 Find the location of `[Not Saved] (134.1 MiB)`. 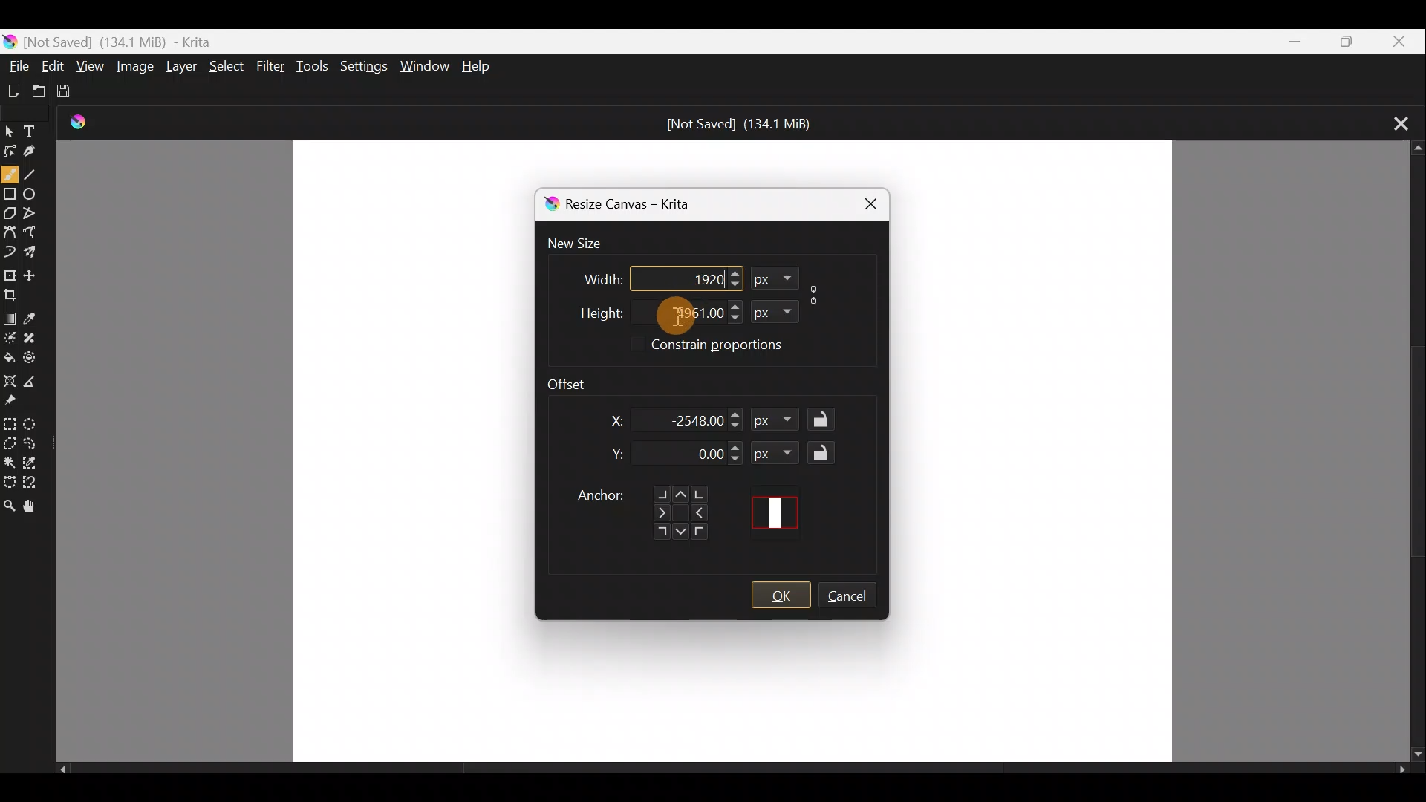

[Not Saved] (134.1 MiB) is located at coordinates (740, 124).